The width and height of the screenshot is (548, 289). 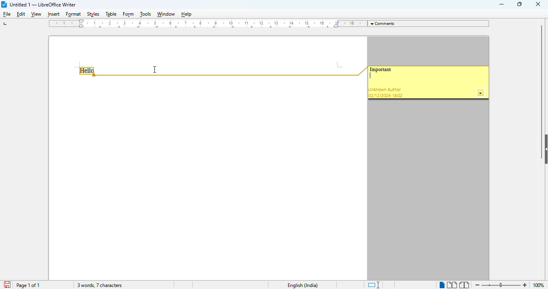 I want to click on Comments menu, so click(x=430, y=23).